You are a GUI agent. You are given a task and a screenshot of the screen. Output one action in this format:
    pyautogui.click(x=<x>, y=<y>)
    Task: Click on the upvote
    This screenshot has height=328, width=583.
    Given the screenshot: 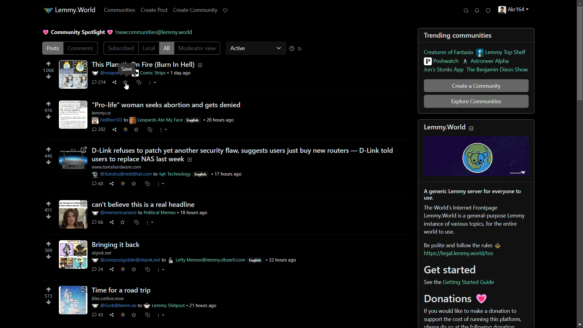 What is the action you would take?
    pyautogui.click(x=49, y=104)
    